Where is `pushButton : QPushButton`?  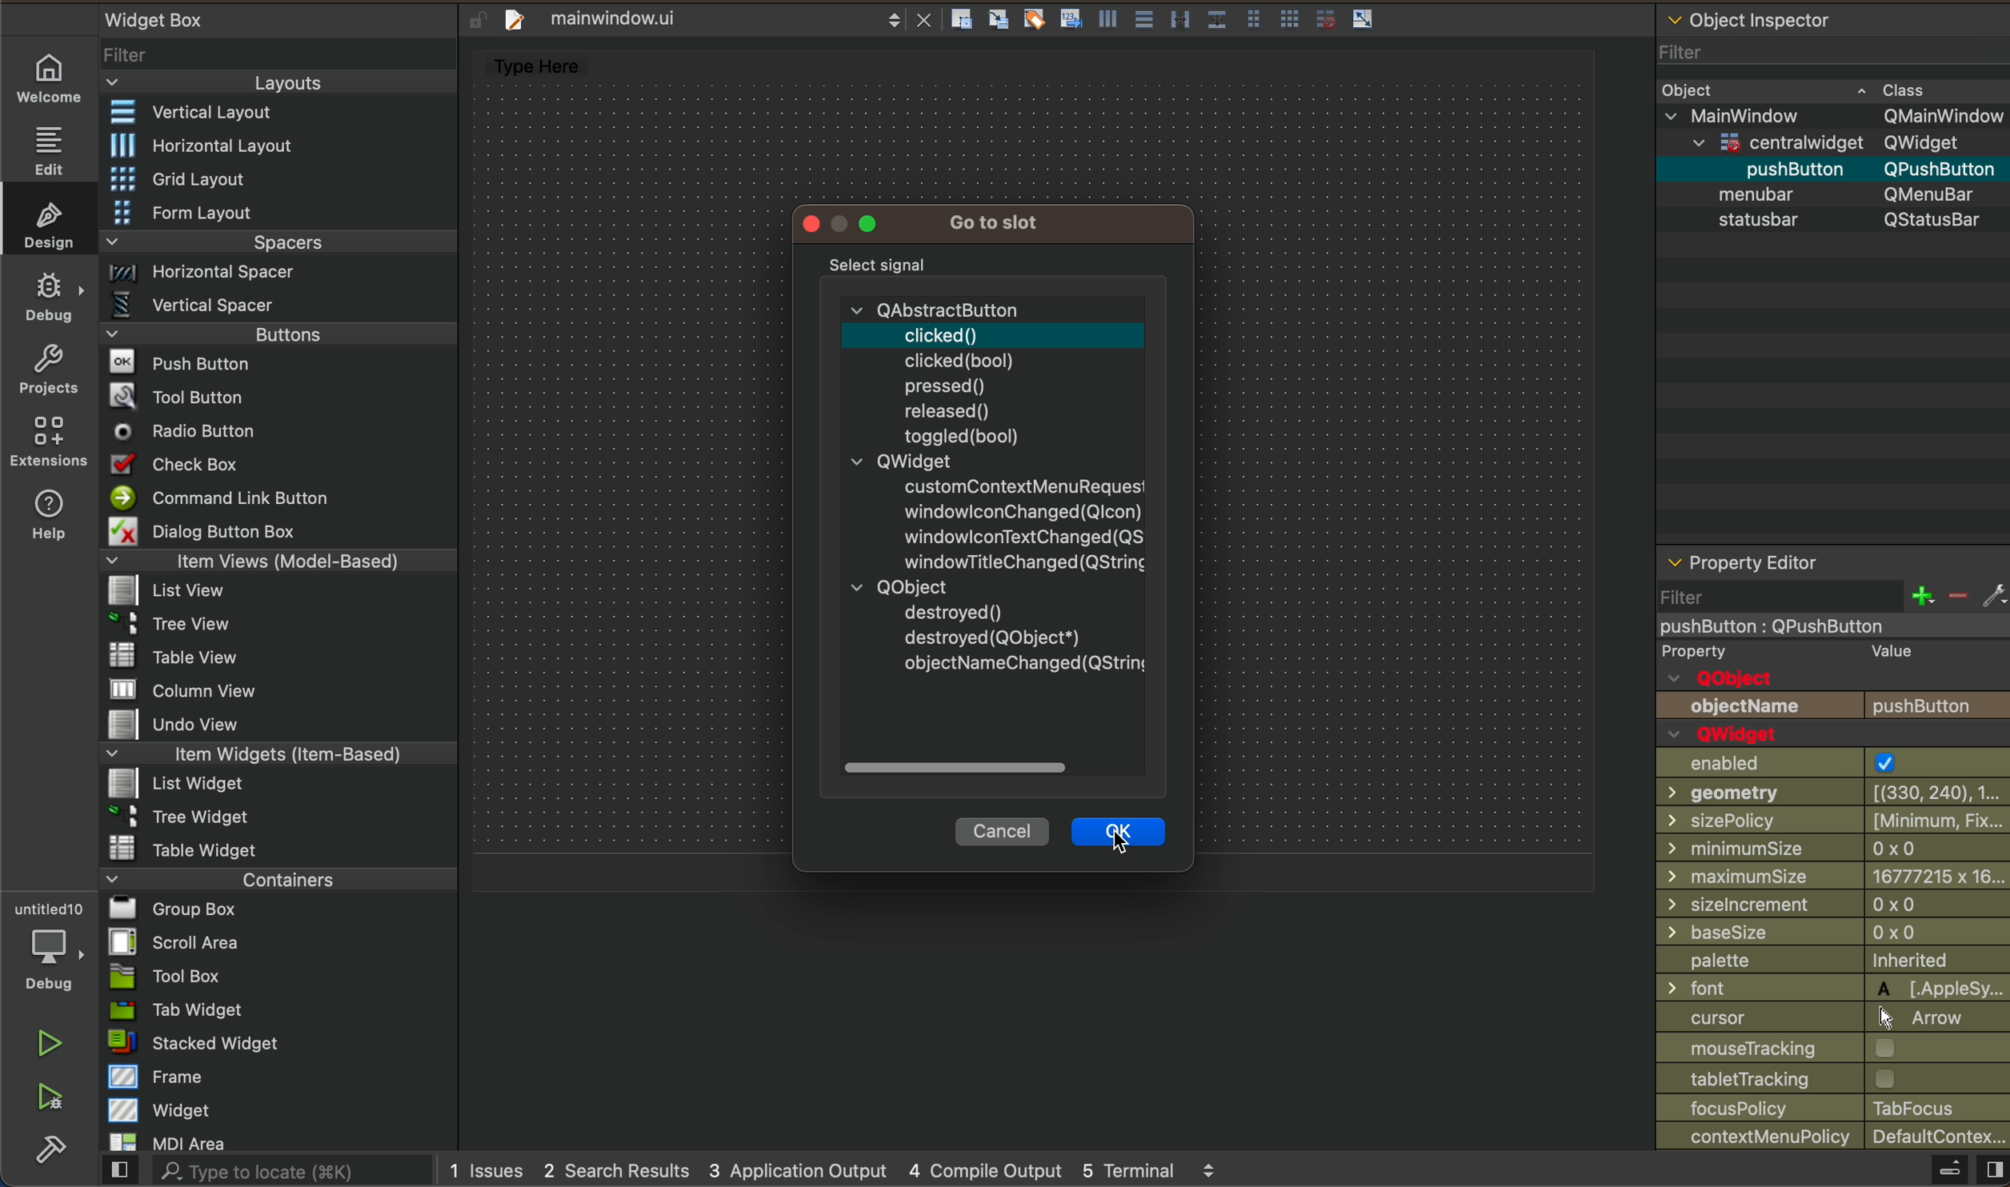 pushButton : QPushButton is located at coordinates (1779, 627).